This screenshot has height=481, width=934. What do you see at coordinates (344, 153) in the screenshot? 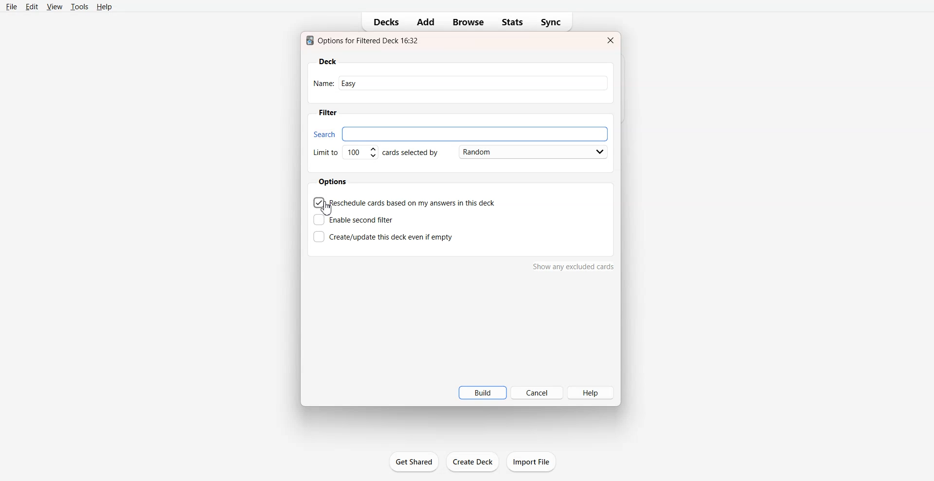
I see `Set Limit` at bounding box center [344, 153].